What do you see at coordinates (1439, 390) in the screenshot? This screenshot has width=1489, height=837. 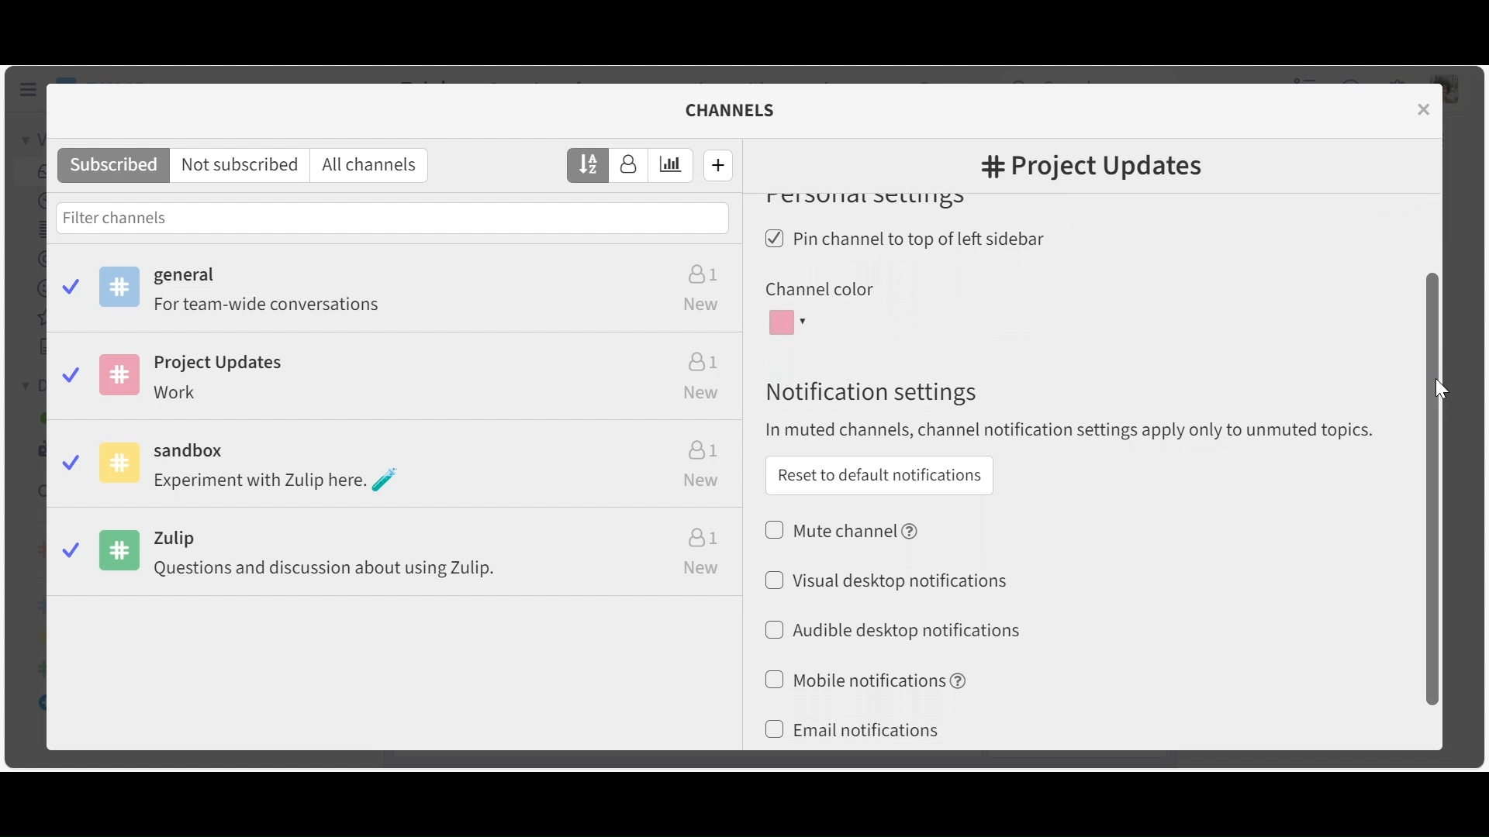 I see `Cursor` at bounding box center [1439, 390].